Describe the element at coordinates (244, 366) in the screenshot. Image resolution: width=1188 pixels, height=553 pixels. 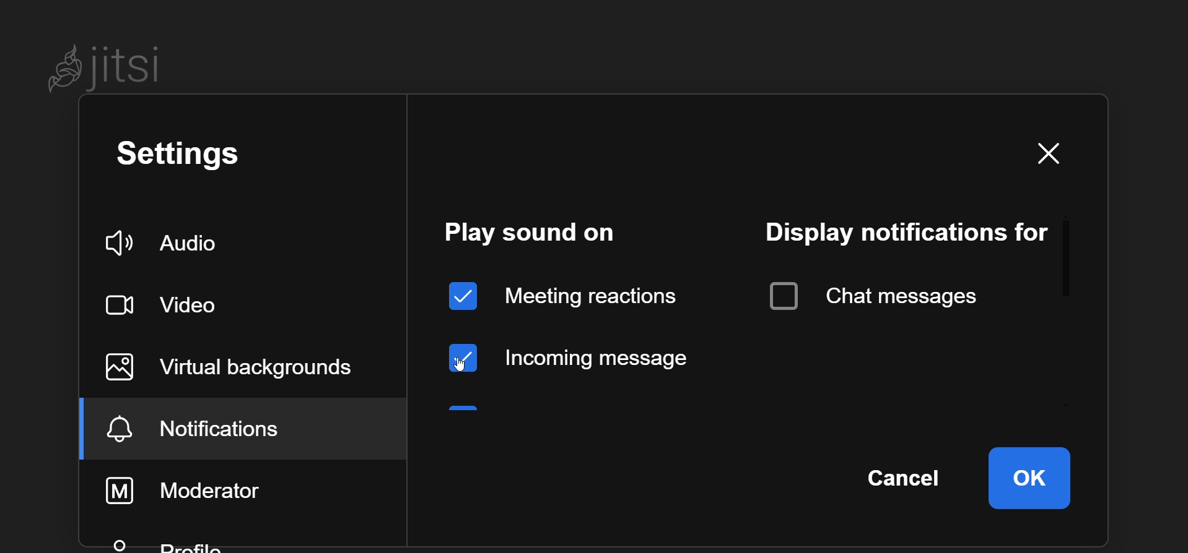
I see `virtual background` at that location.